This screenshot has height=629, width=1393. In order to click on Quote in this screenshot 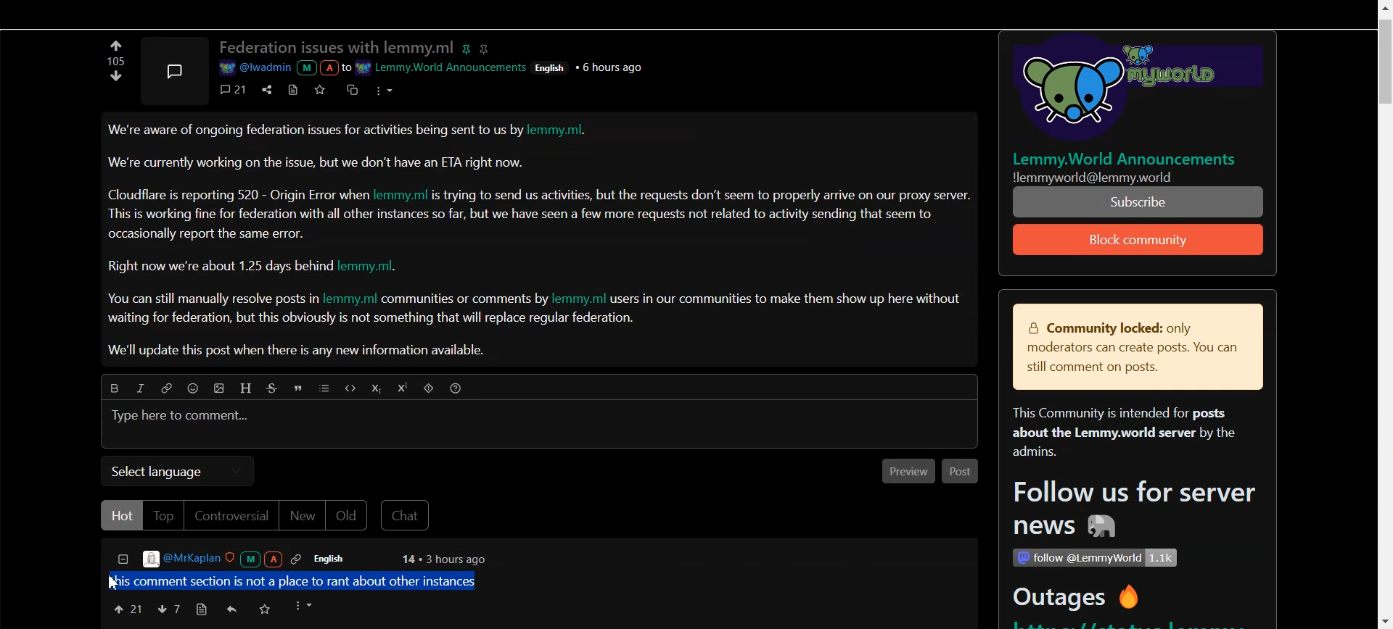, I will do `click(300, 390)`.